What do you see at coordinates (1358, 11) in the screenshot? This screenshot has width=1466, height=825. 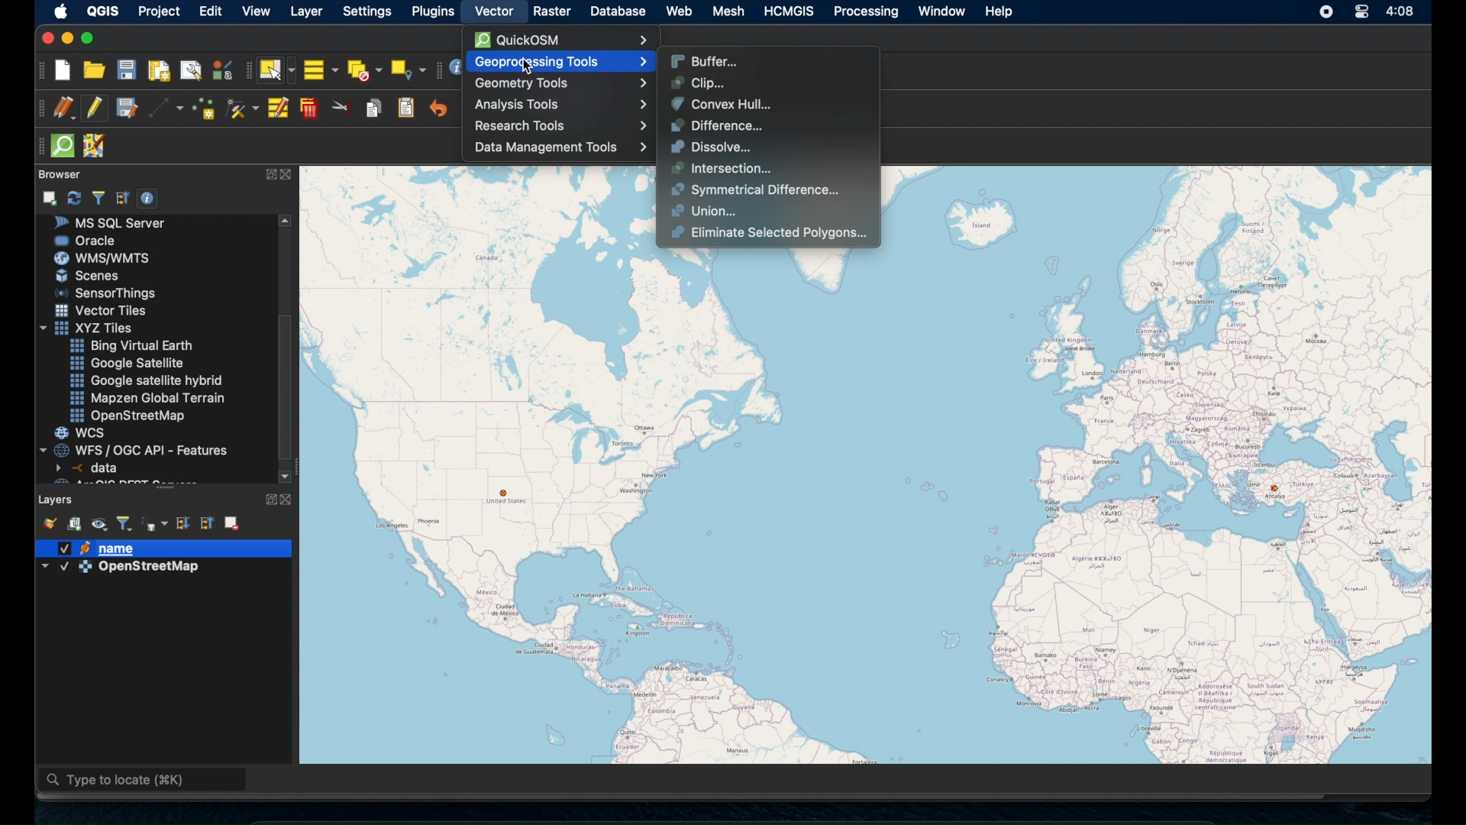 I see `control center` at bounding box center [1358, 11].